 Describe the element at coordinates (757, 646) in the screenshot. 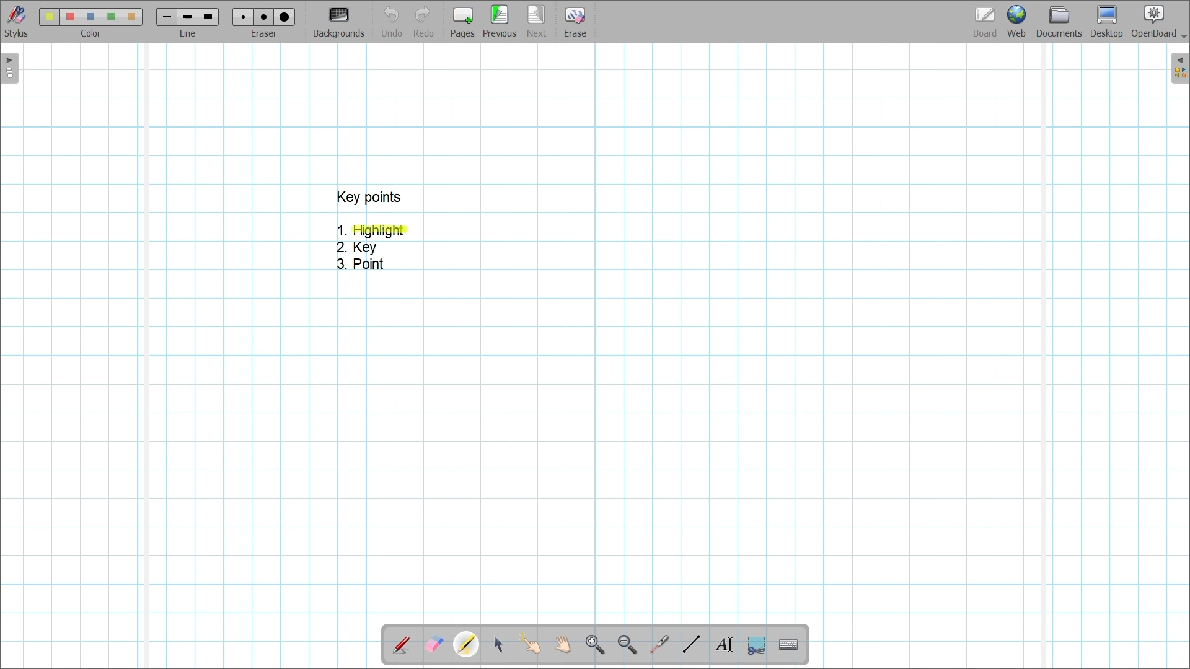

I see `Capture part of the screen` at that location.